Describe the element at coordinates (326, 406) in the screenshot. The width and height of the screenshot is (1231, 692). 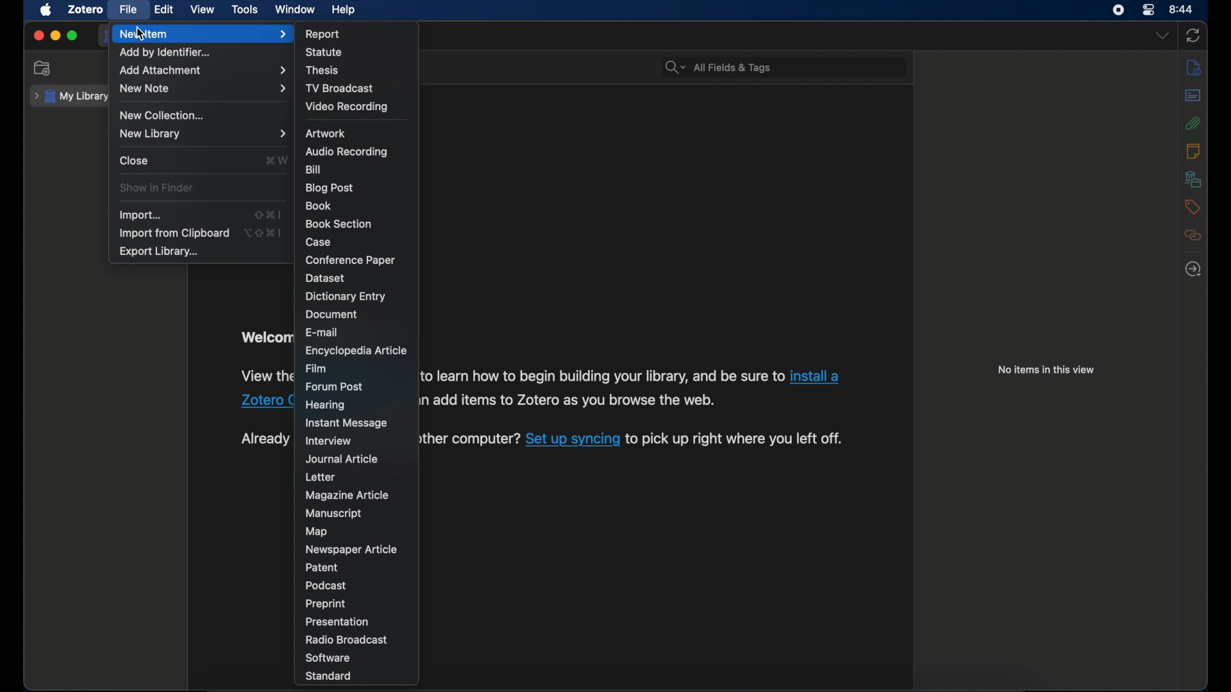
I see `hearing` at that location.